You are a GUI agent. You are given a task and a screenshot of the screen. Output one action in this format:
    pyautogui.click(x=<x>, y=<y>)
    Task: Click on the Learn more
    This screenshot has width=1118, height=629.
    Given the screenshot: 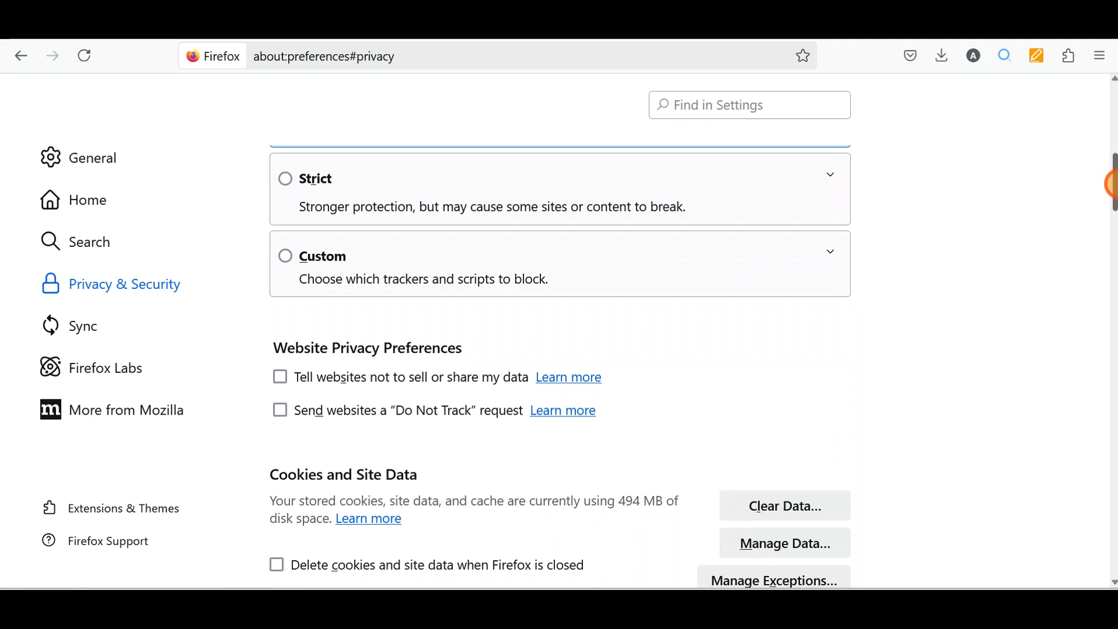 What is the action you would take?
    pyautogui.click(x=564, y=412)
    